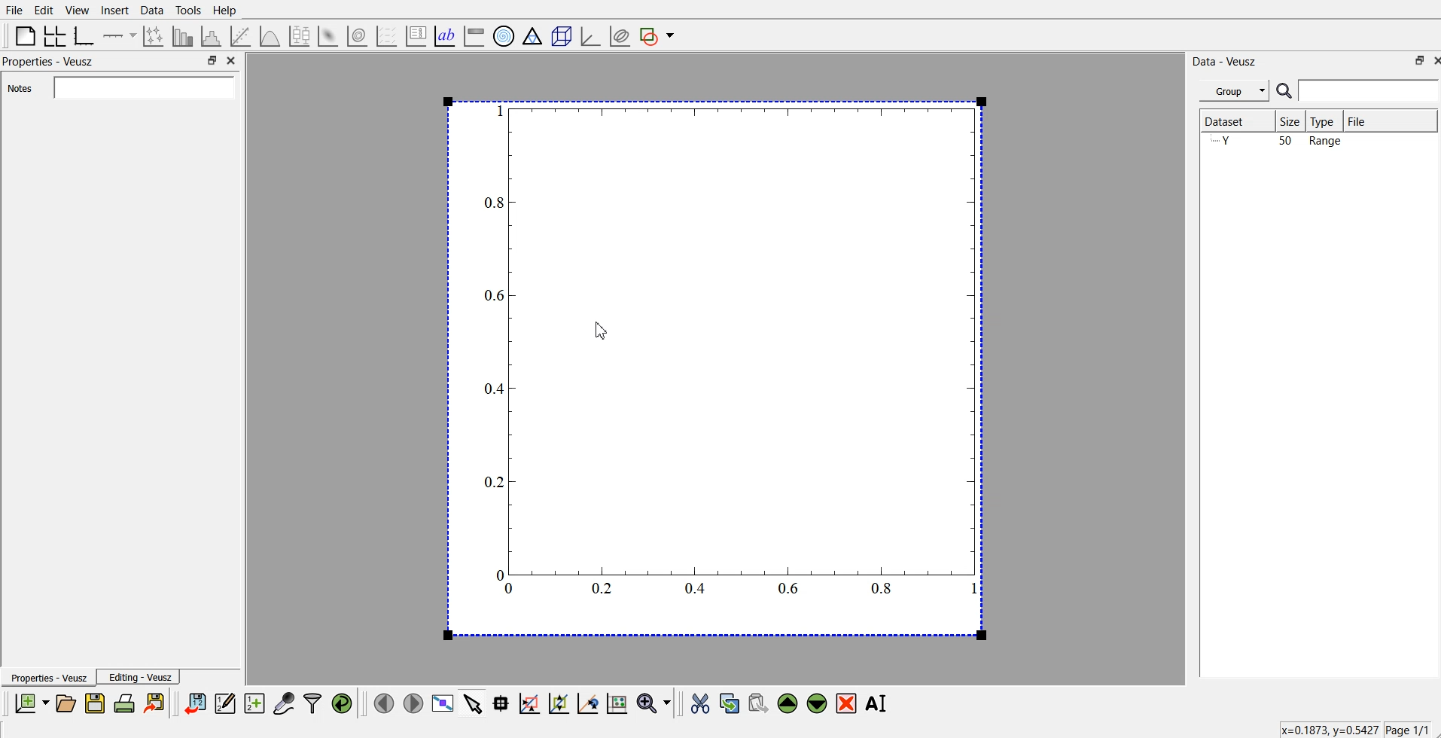  What do you see at coordinates (472, 705) in the screenshot?
I see `select items` at bounding box center [472, 705].